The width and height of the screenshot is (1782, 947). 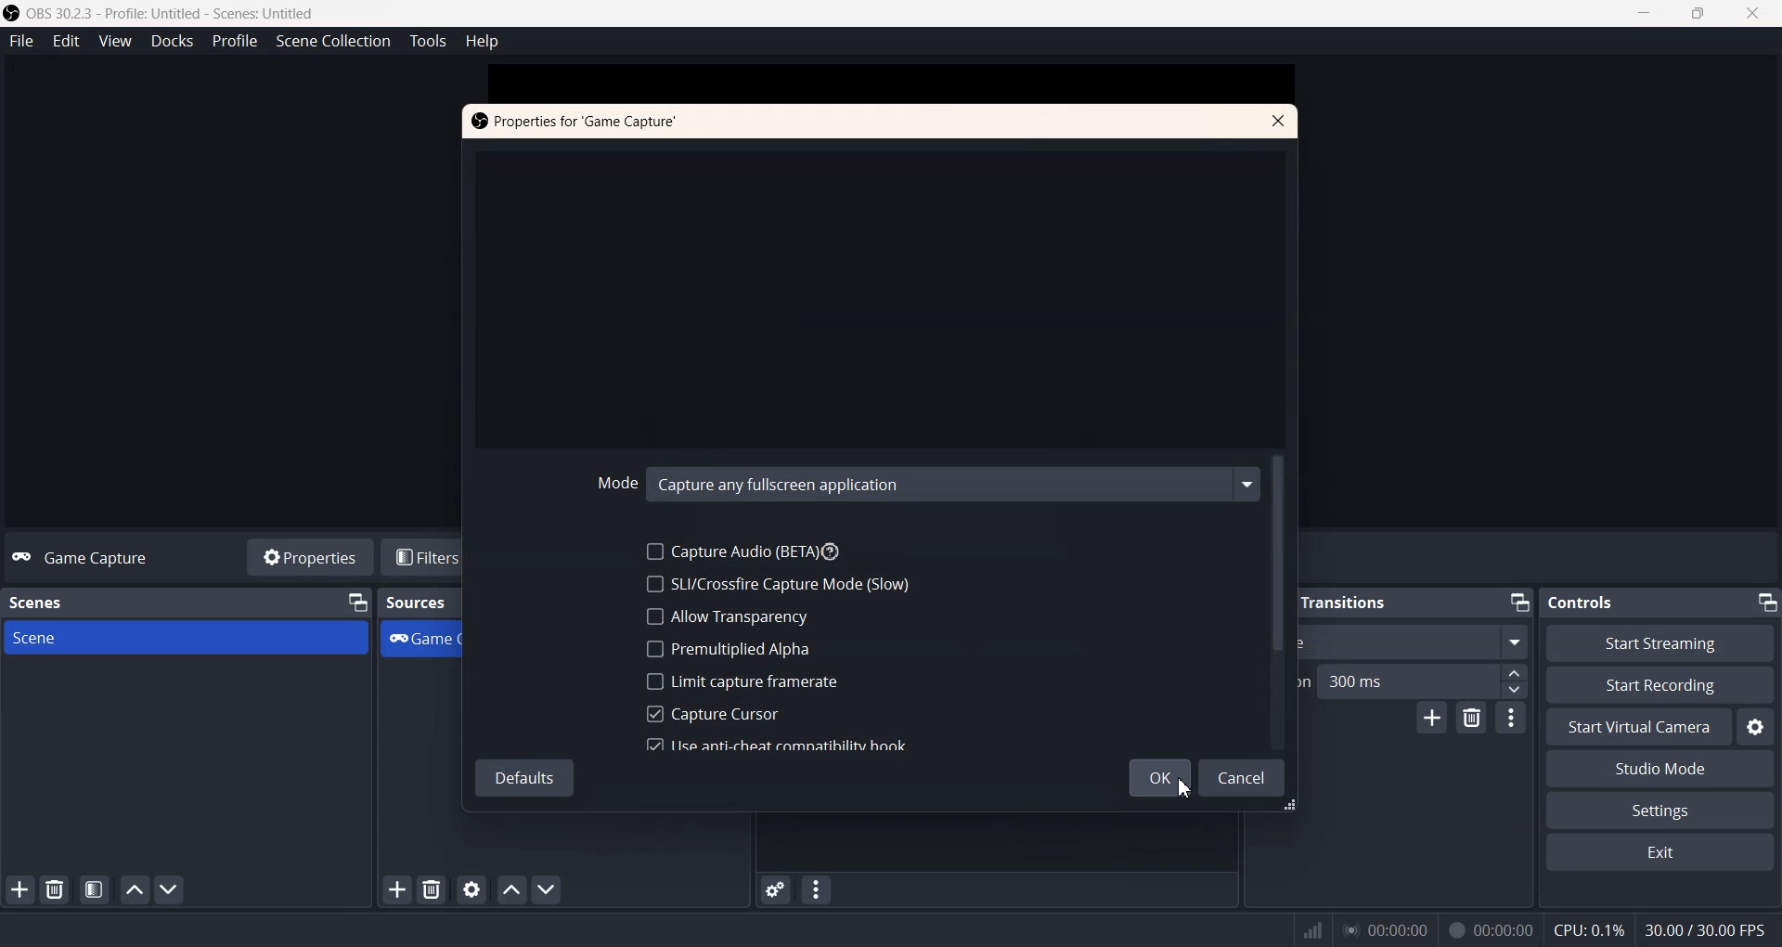 I want to click on View, so click(x=115, y=41).